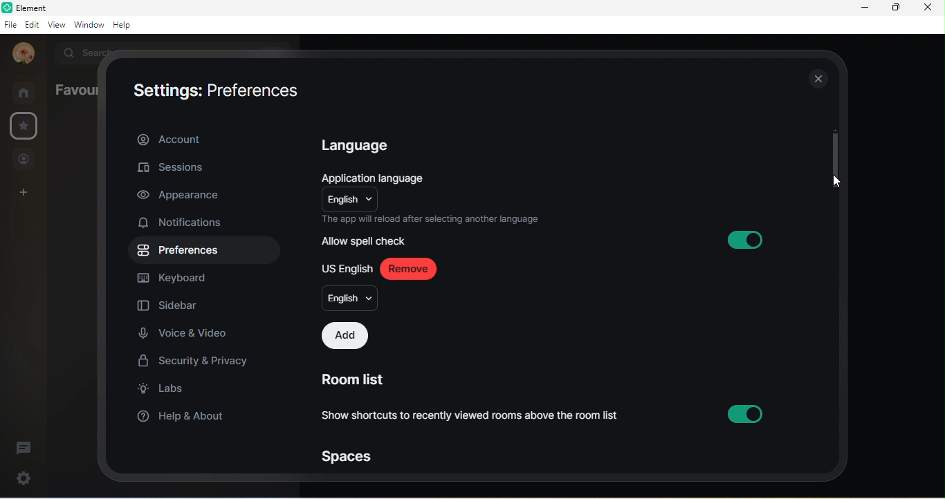 This screenshot has width=945, height=499. What do you see at coordinates (127, 26) in the screenshot?
I see `help` at bounding box center [127, 26].